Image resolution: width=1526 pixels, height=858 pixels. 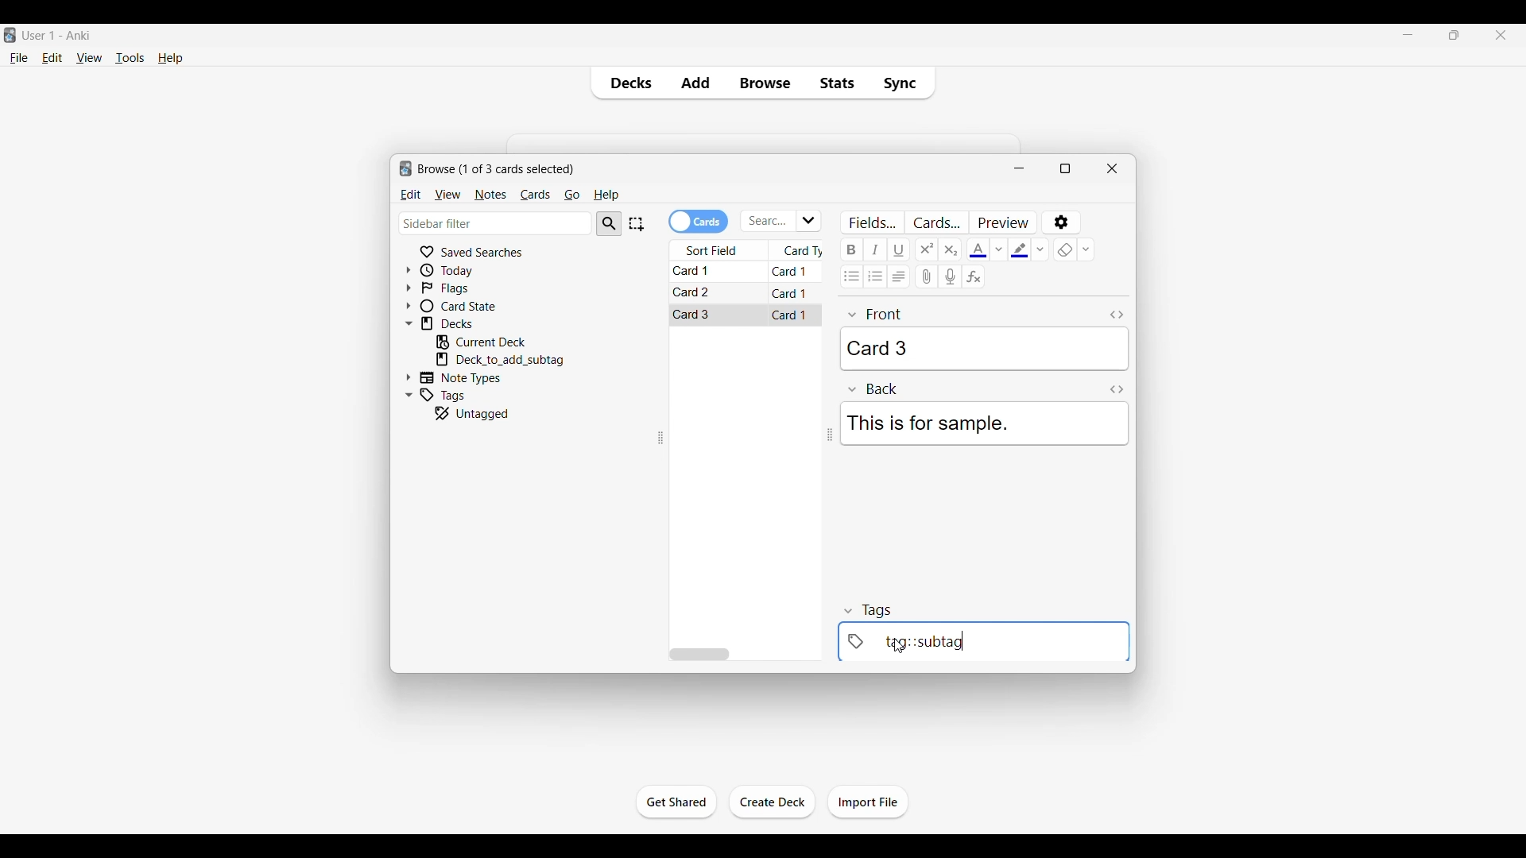 What do you see at coordinates (469, 377) in the screenshot?
I see `Click to go to Note types` at bounding box center [469, 377].